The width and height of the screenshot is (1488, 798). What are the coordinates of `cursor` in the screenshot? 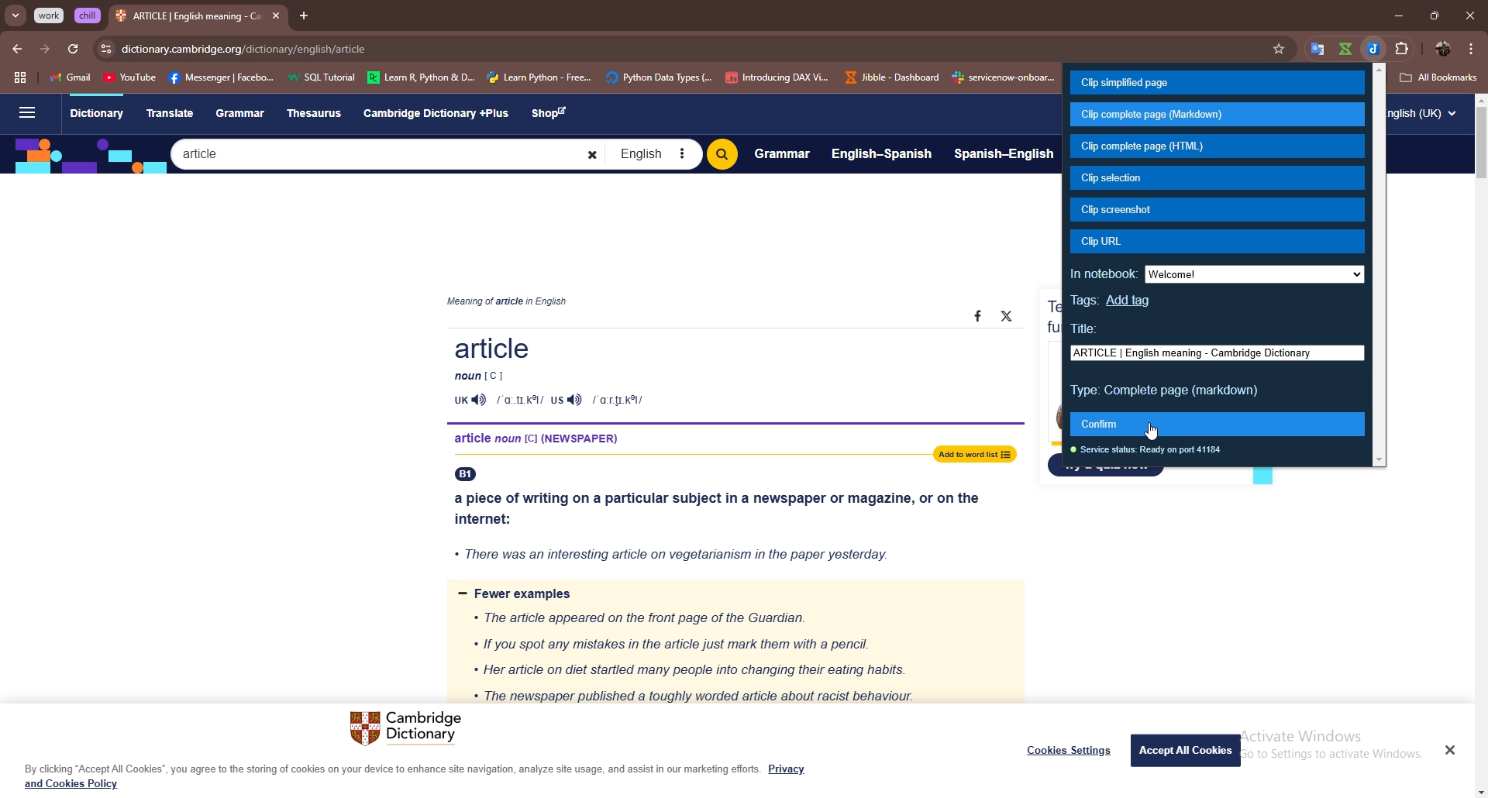 It's located at (1153, 433).